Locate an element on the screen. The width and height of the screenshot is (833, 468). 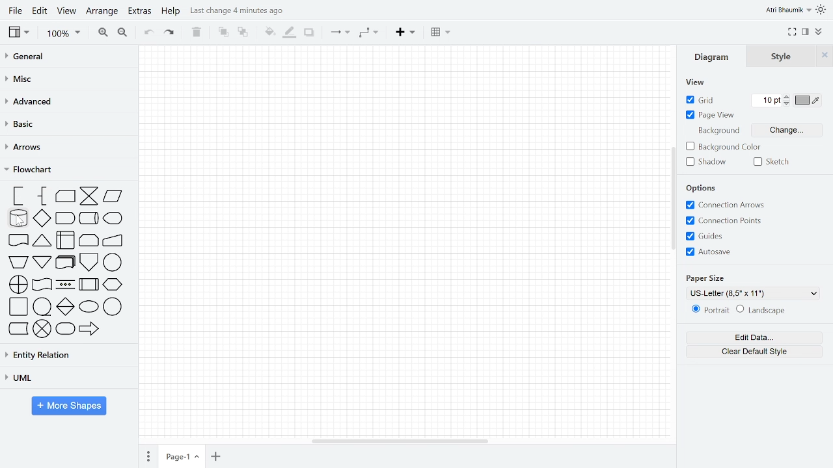
Page view is located at coordinates (711, 115).